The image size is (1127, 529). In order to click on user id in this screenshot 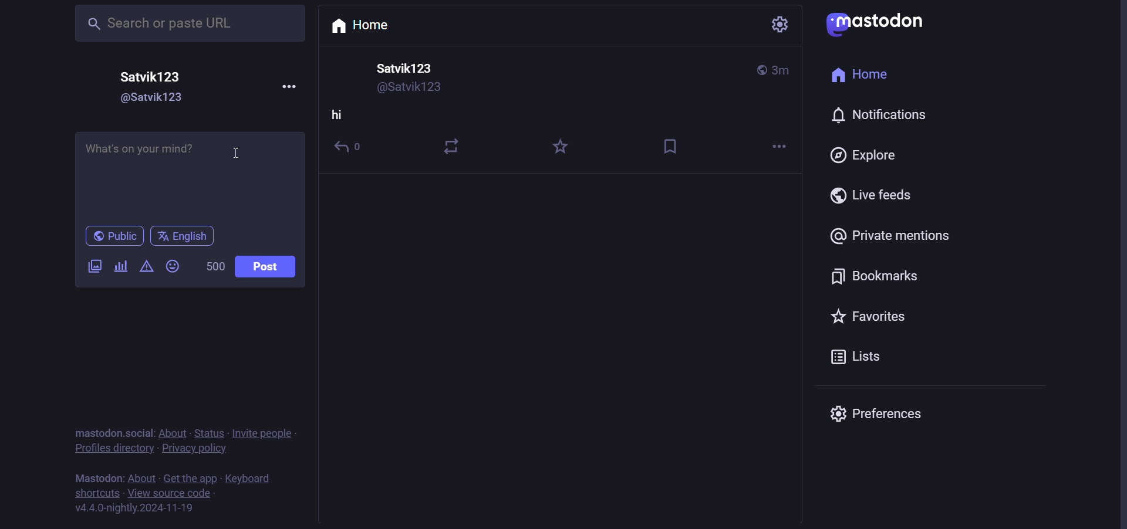, I will do `click(413, 89)`.